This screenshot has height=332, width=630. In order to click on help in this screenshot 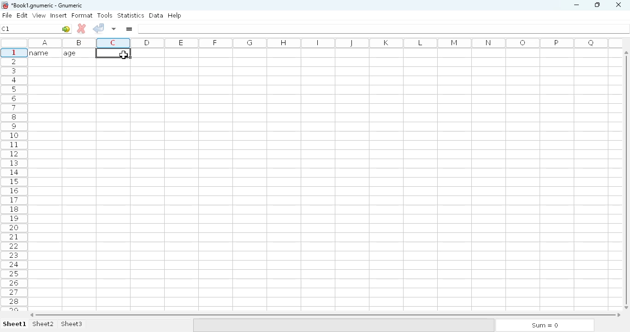, I will do `click(174, 16)`.